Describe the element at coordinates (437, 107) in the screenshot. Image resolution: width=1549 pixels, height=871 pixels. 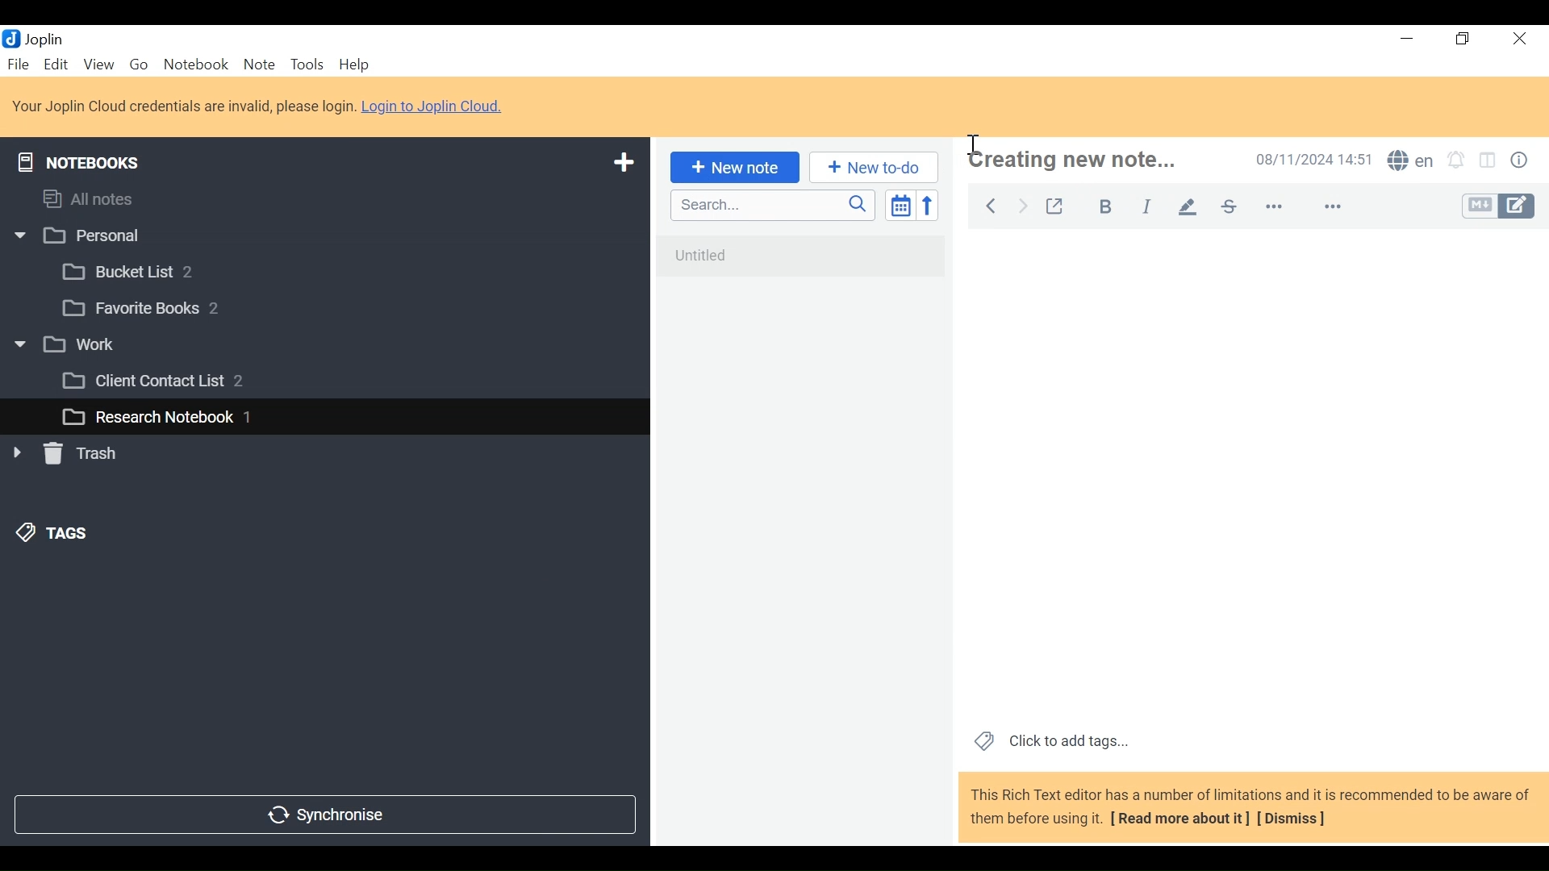
I see `Login to Joplin Cloud` at that location.